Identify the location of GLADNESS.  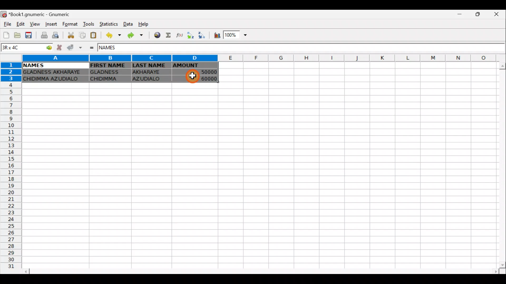
(109, 72).